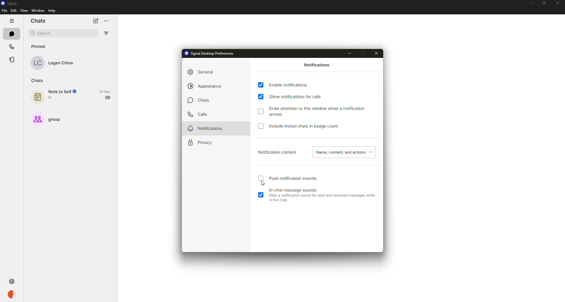 Image resolution: width=565 pixels, height=302 pixels. Describe the element at coordinates (316, 65) in the screenshot. I see `notifications` at that location.